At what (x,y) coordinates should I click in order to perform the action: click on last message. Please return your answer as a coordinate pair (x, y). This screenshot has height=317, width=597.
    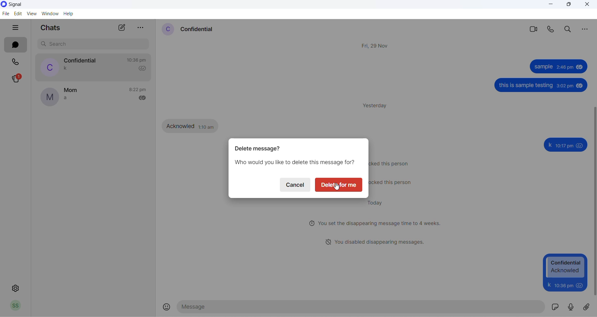
    Looking at the image, I should click on (69, 99).